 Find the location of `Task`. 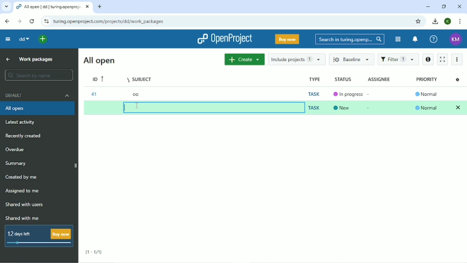

Task is located at coordinates (313, 93).